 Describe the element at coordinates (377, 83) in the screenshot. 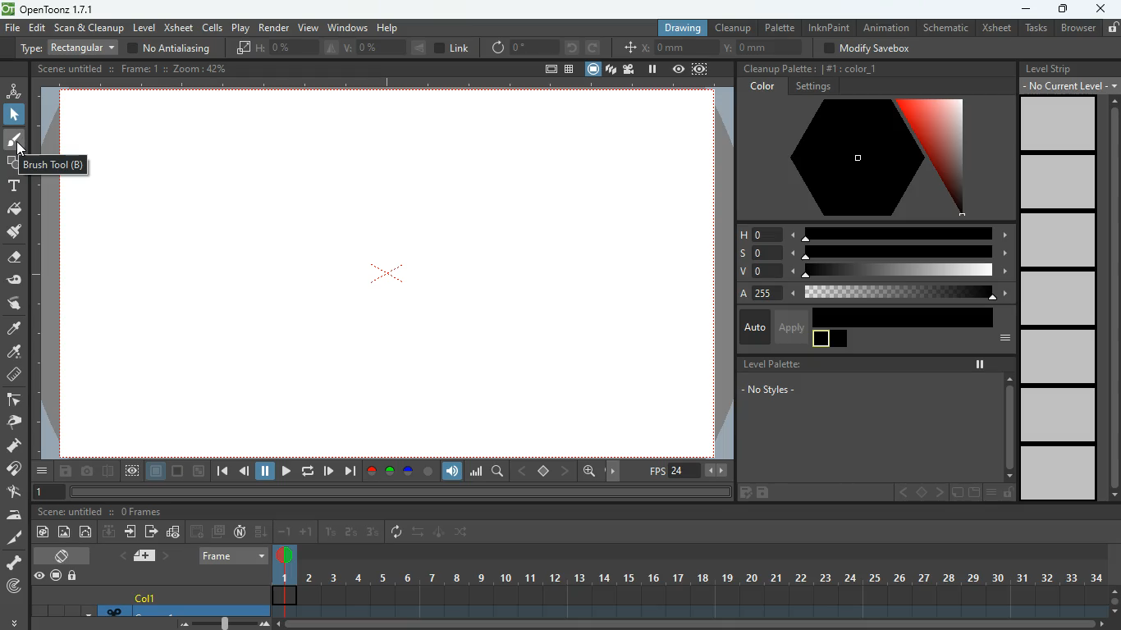

I see `horizontal scale` at that location.